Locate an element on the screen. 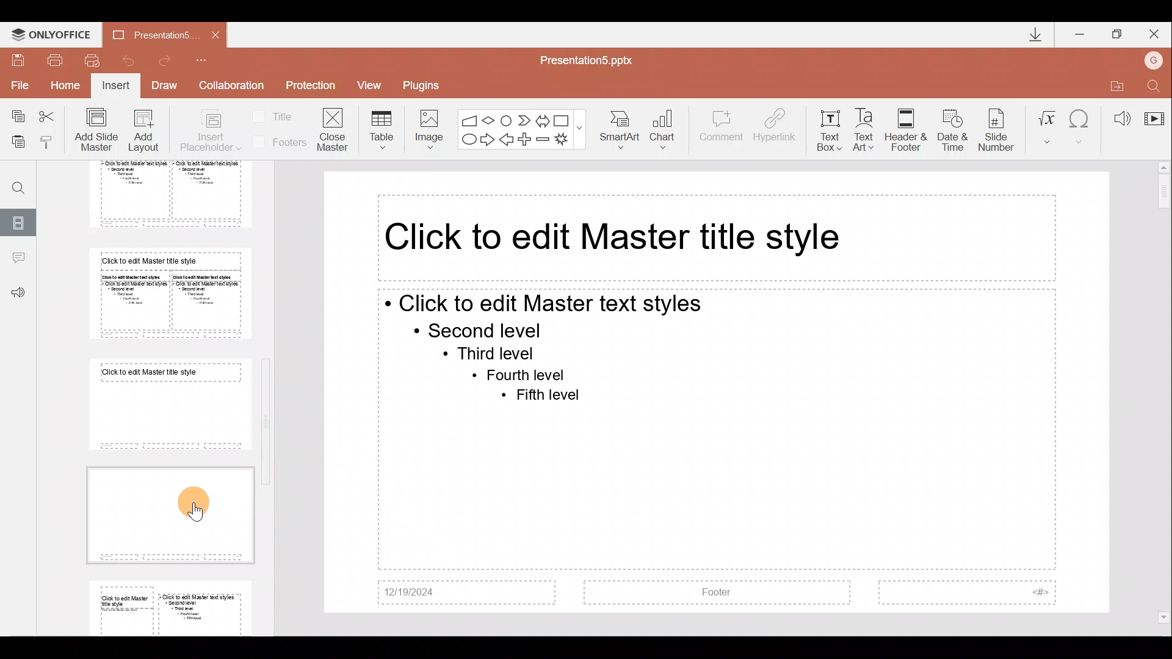 Image resolution: width=1172 pixels, height=659 pixels. Ellipse is located at coordinates (468, 140).